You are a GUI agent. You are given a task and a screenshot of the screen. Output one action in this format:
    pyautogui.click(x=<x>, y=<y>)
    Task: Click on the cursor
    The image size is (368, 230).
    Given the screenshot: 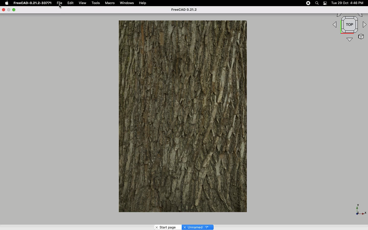 What is the action you would take?
    pyautogui.click(x=60, y=7)
    